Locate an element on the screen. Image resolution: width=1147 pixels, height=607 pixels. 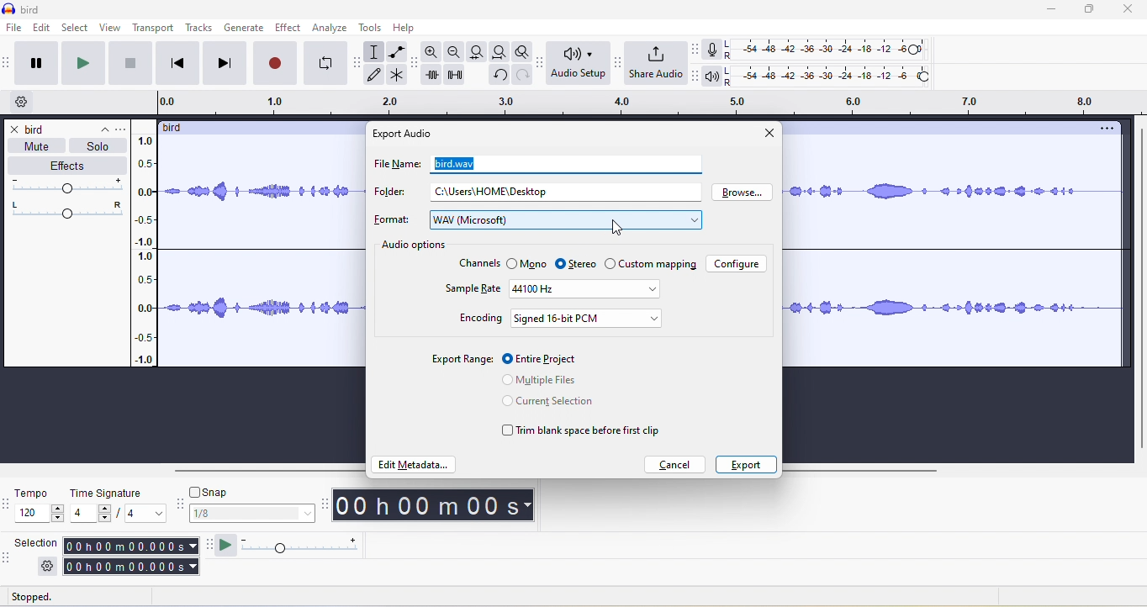
minimize is located at coordinates (1060, 13).